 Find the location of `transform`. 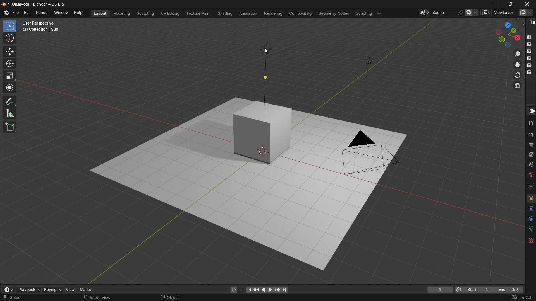

transform is located at coordinates (11, 89).